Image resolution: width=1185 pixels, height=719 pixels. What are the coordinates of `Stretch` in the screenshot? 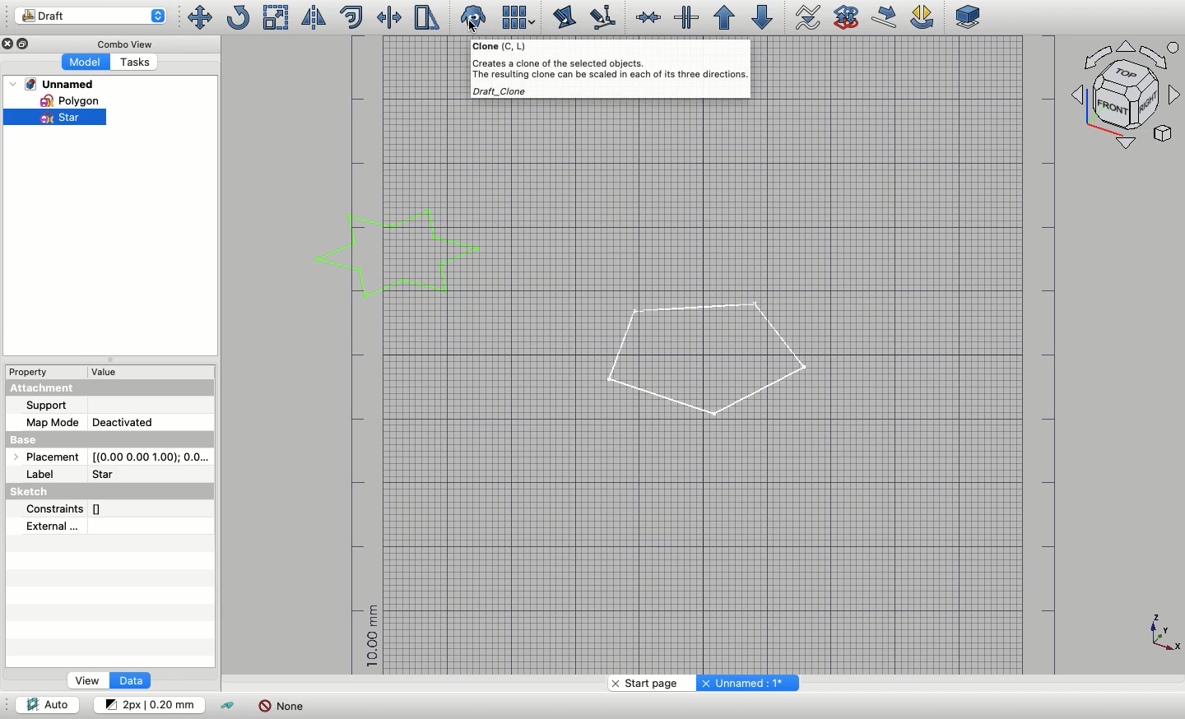 It's located at (425, 17).